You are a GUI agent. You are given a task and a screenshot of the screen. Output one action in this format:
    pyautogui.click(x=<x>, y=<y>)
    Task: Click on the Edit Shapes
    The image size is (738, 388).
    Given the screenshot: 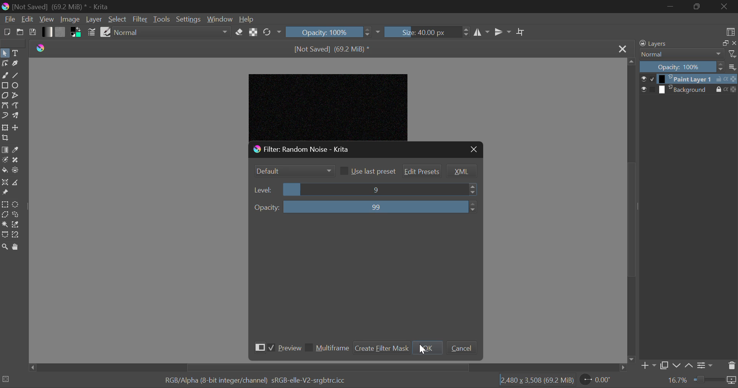 What is the action you would take?
    pyautogui.click(x=5, y=65)
    